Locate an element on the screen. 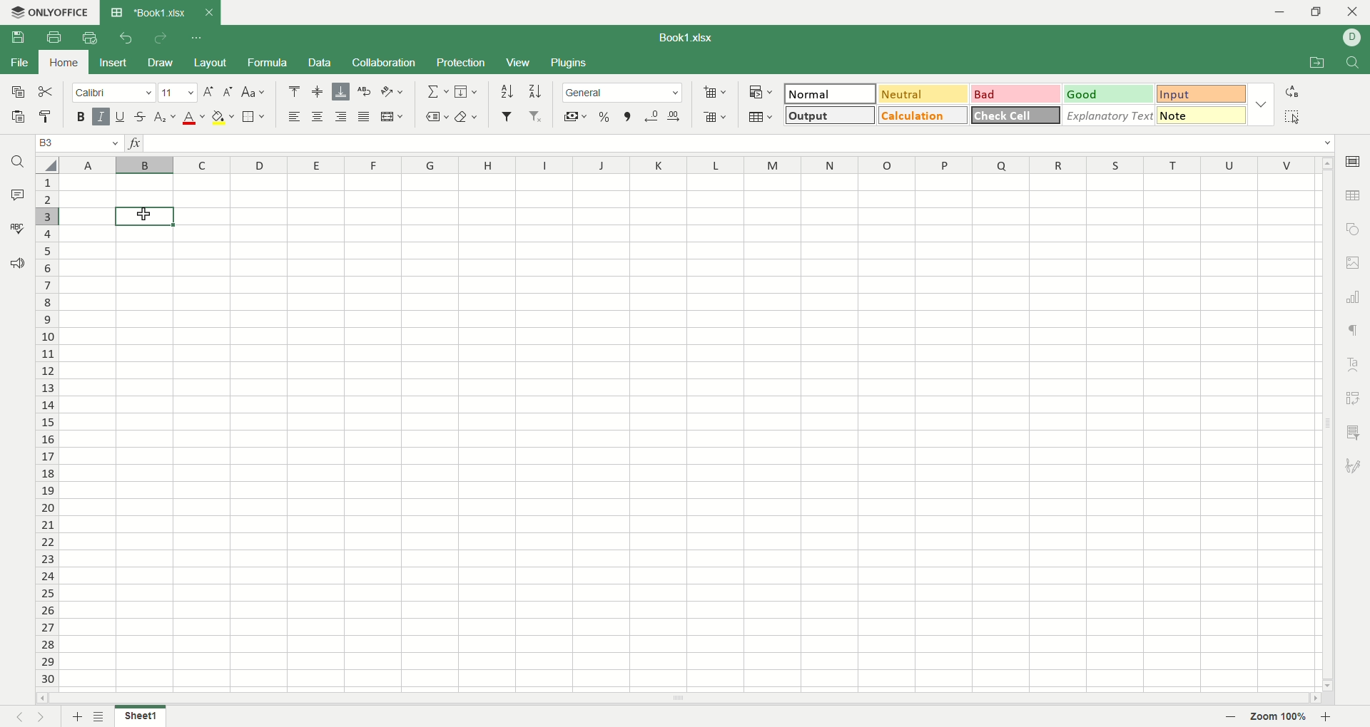 Image resolution: width=1370 pixels, height=727 pixels. column name is located at coordinates (688, 165).